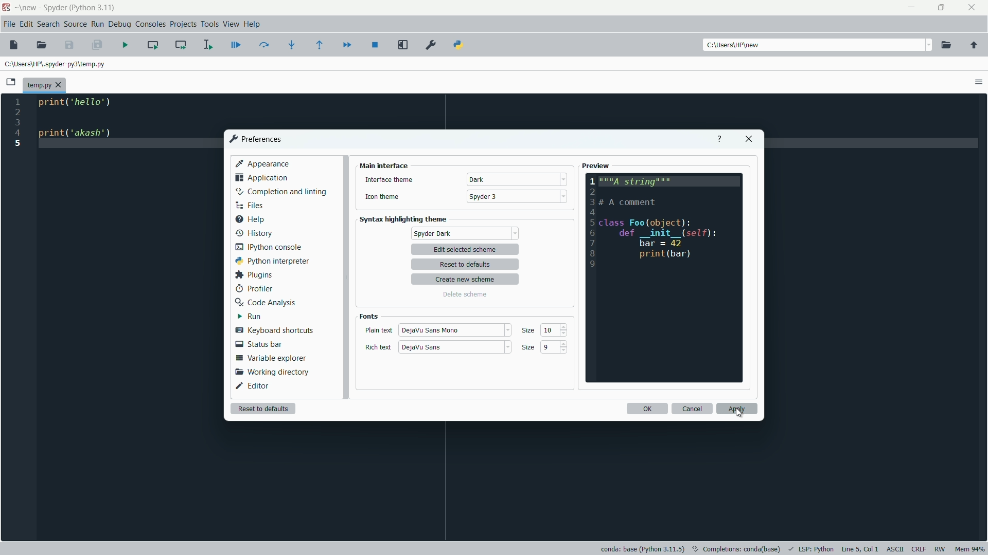 The image size is (988, 555). Describe the element at coordinates (646, 409) in the screenshot. I see `ok` at that location.